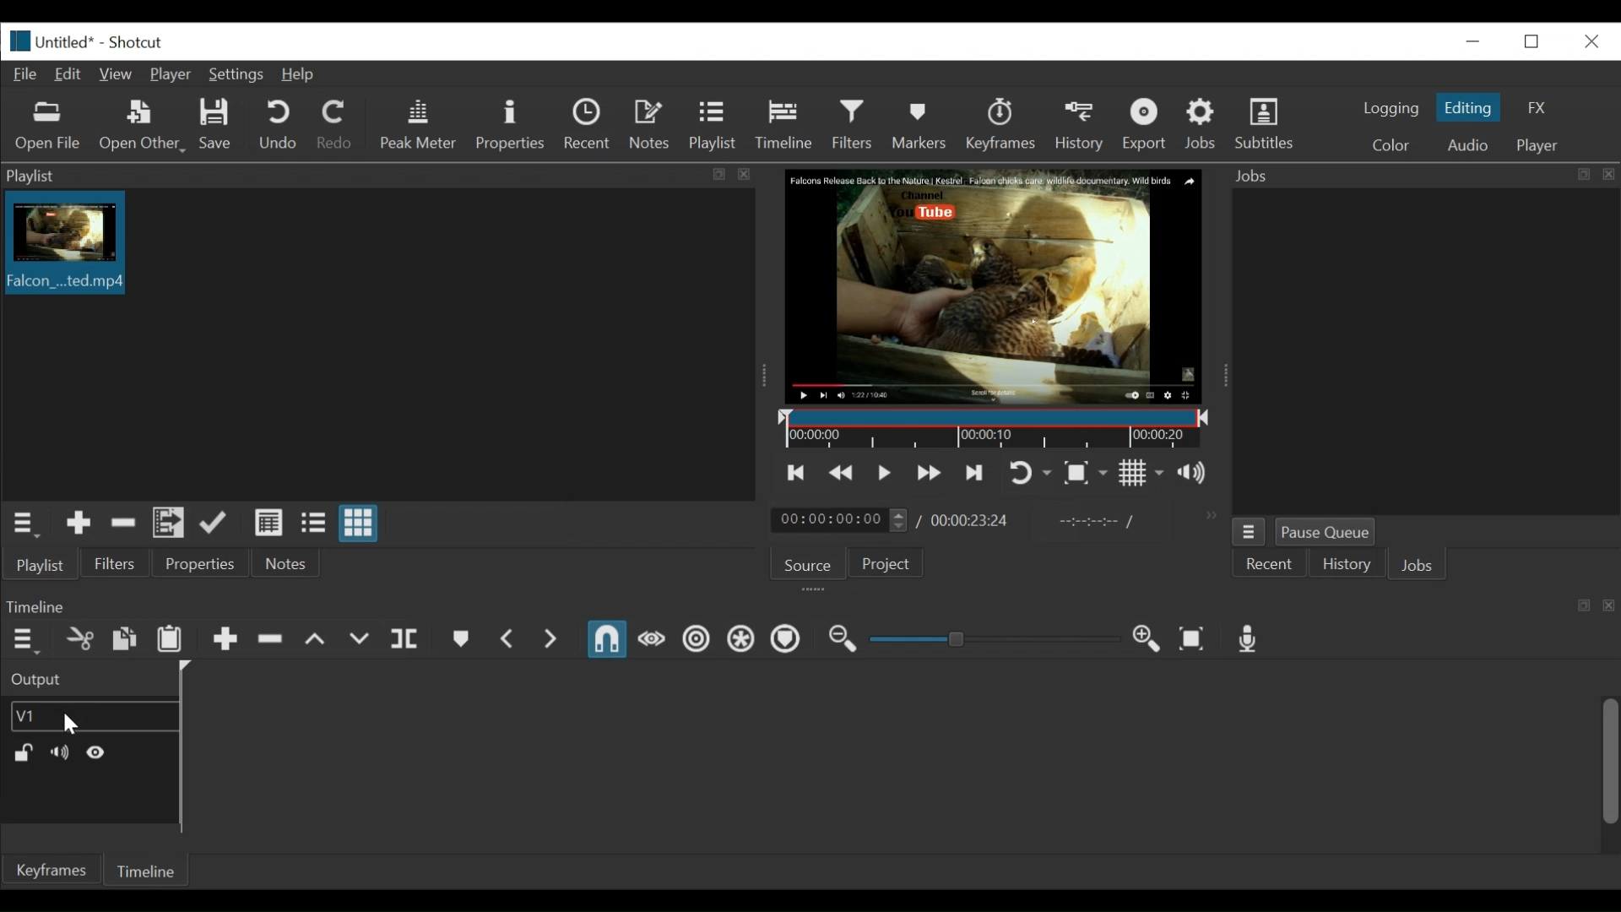  I want to click on Zoom Timeline to fit, so click(1192, 638).